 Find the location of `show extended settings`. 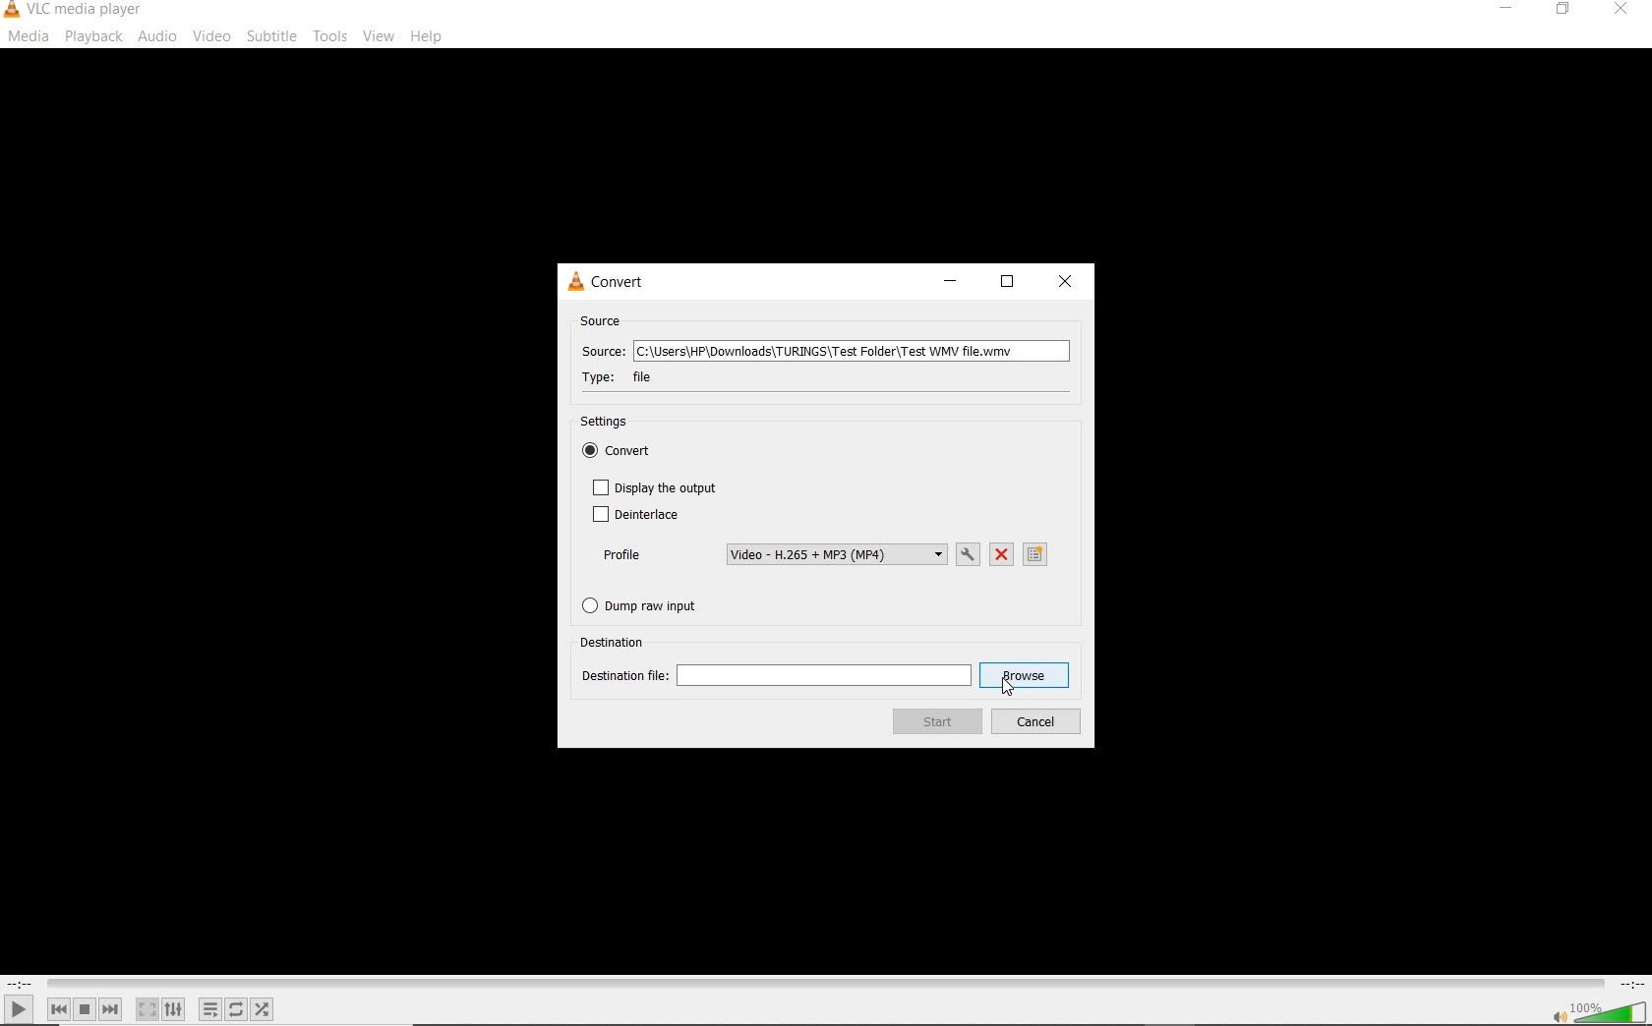

show extended settings is located at coordinates (173, 1009).